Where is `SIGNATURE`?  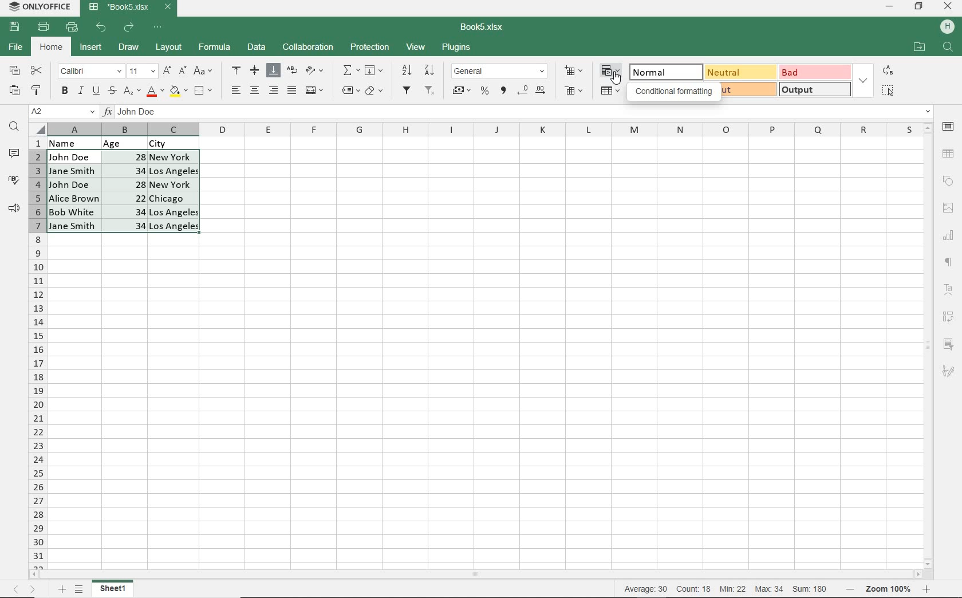 SIGNATURE is located at coordinates (948, 371).